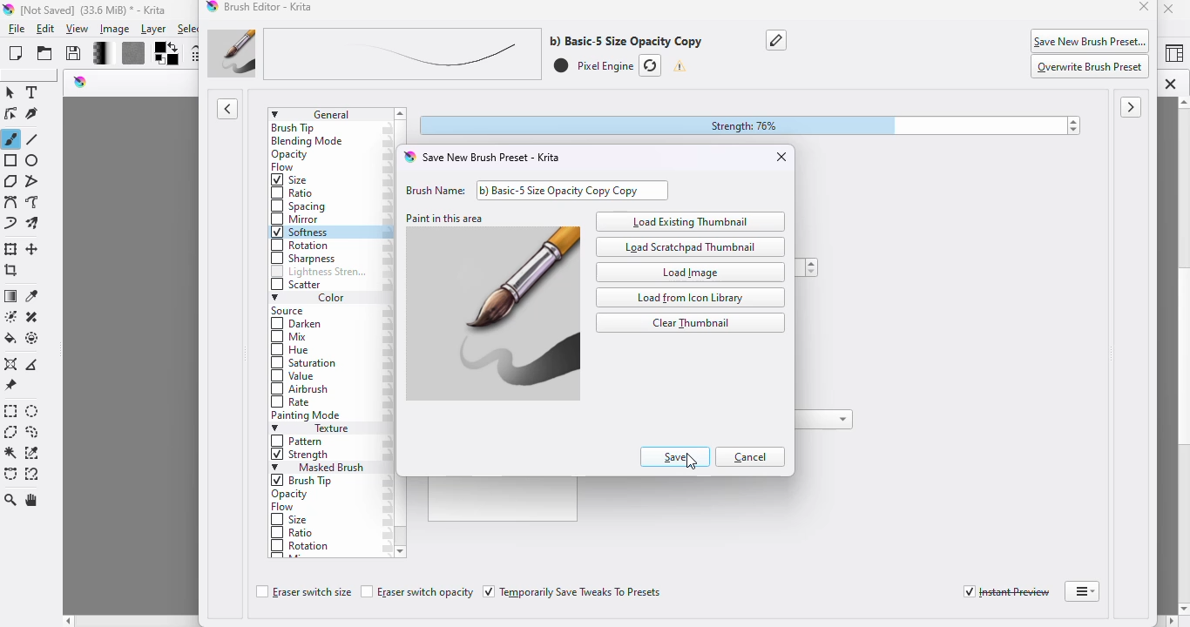 This screenshot has height=627, width=1190. What do you see at coordinates (11, 411) in the screenshot?
I see `rectangular selection tool` at bounding box center [11, 411].